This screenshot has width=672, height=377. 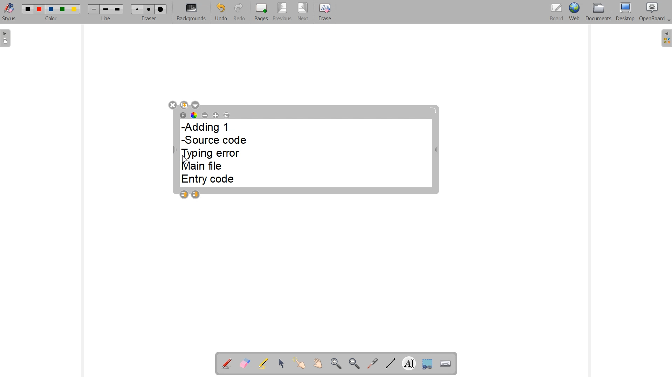 I want to click on OpenBoard, so click(x=656, y=12).